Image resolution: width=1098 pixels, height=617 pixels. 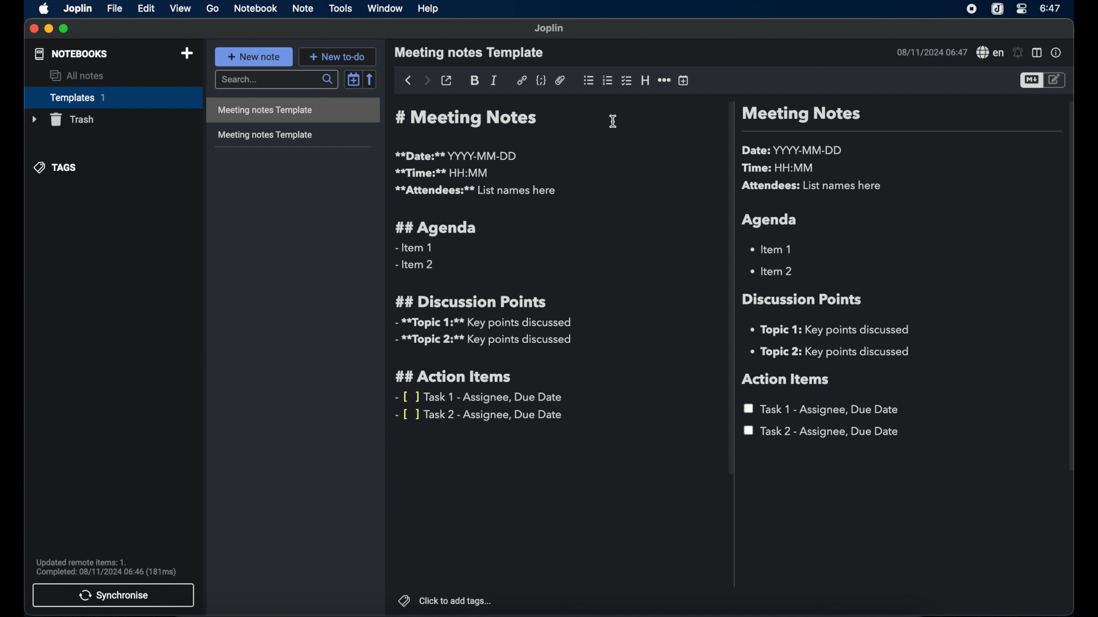 What do you see at coordinates (1017, 53) in the screenshot?
I see `set alarm` at bounding box center [1017, 53].